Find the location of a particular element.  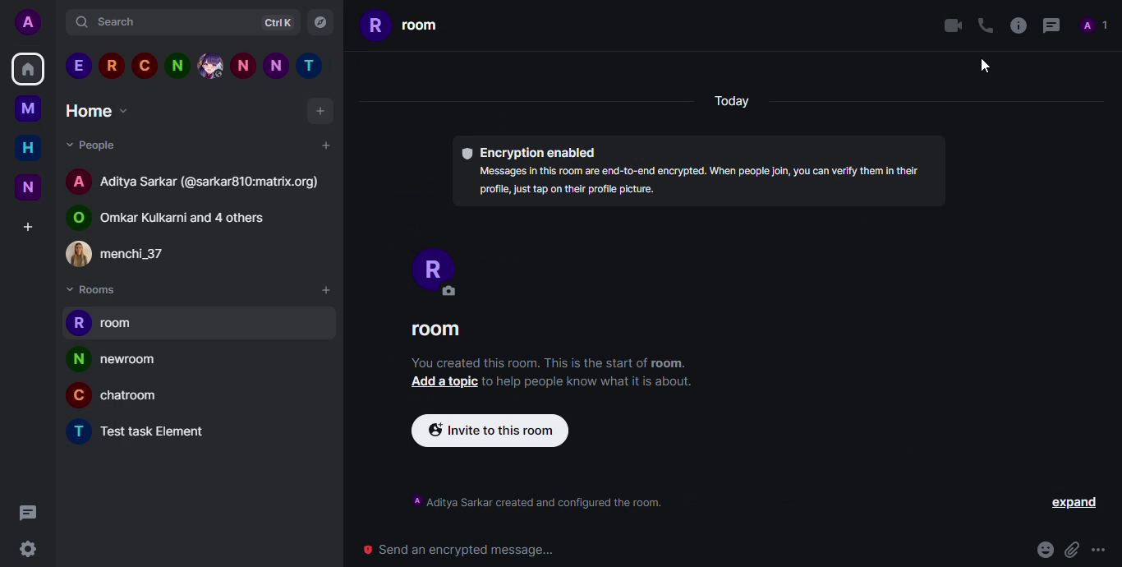

profile is located at coordinates (428, 263).